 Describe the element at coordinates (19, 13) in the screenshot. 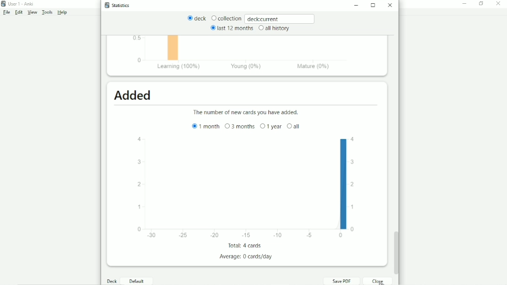

I see `Edit` at that location.